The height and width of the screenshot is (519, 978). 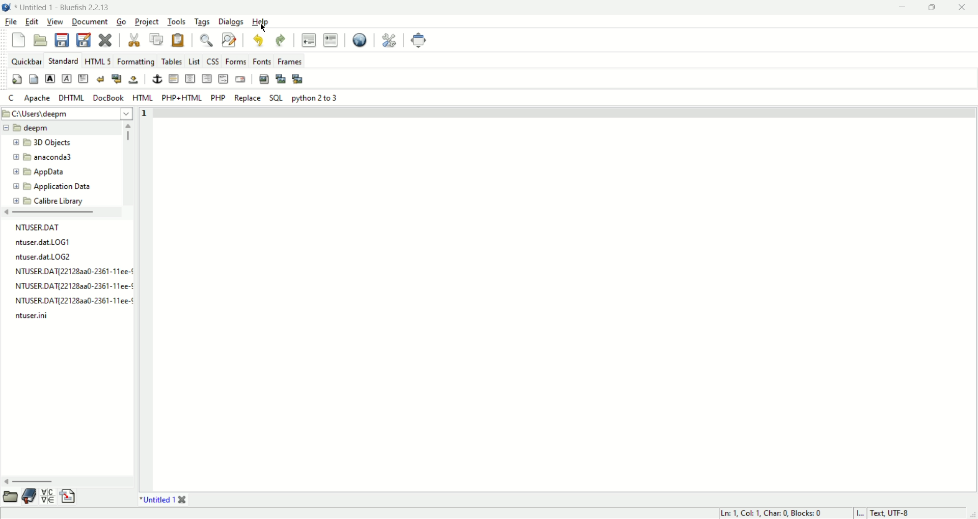 I want to click on application icon, so click(x=7, y=8).